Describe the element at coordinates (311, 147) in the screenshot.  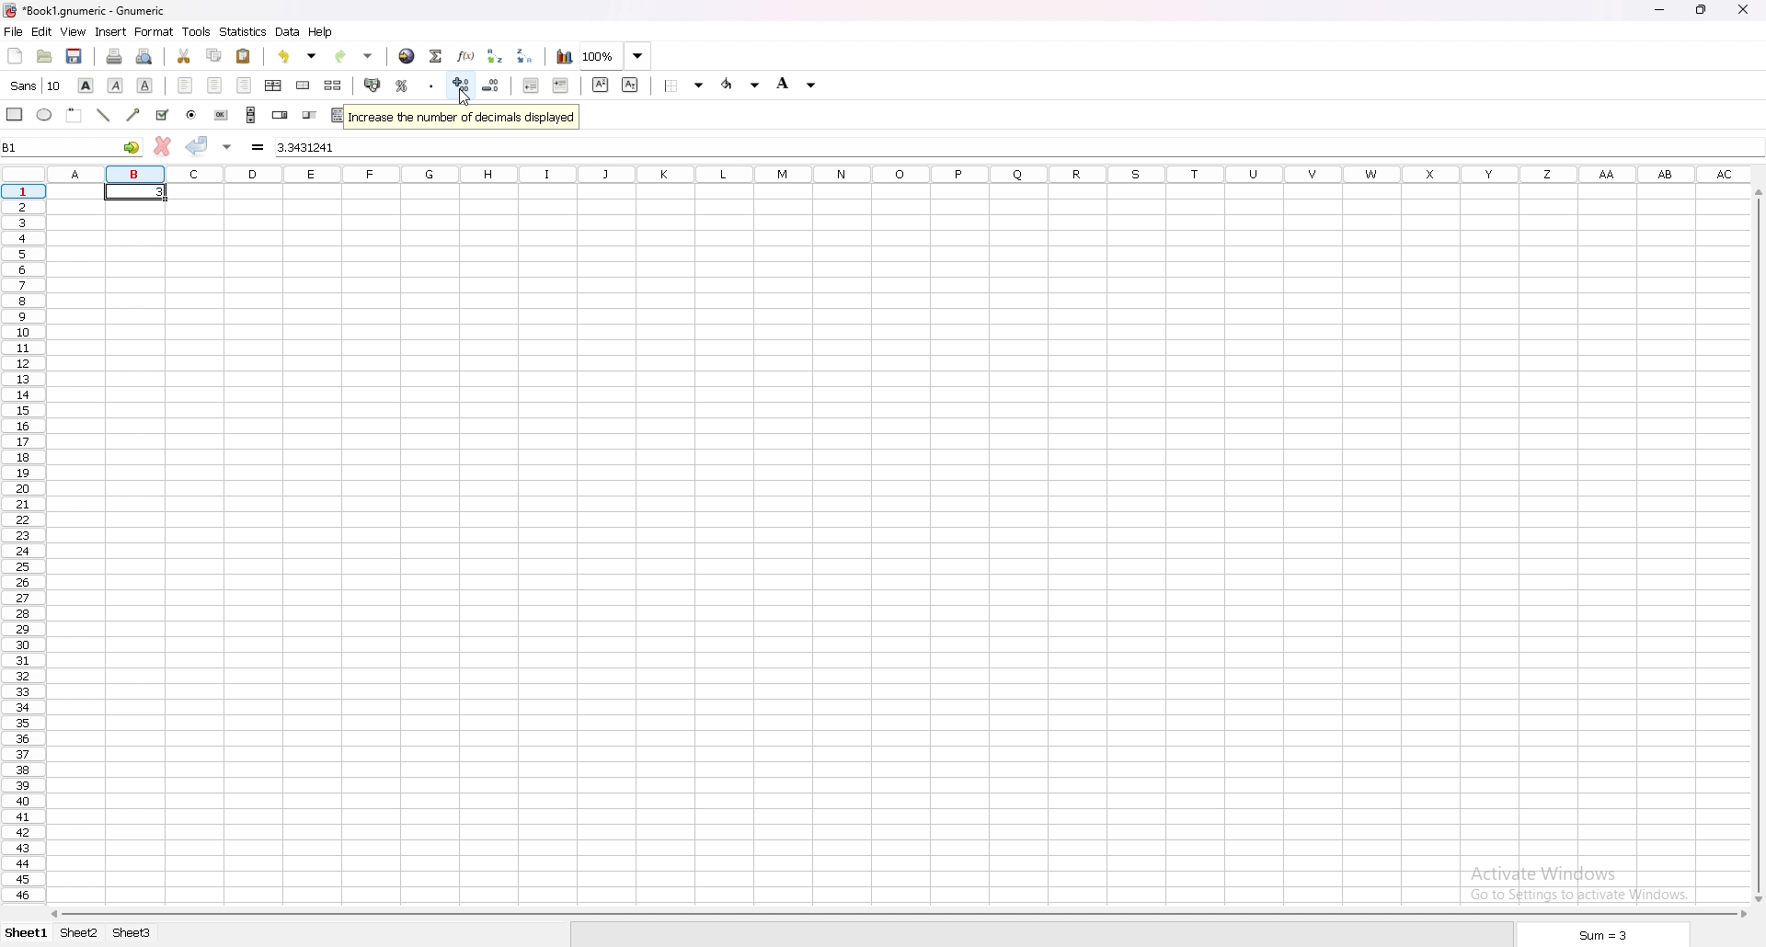
I see `3.431241` at that location.